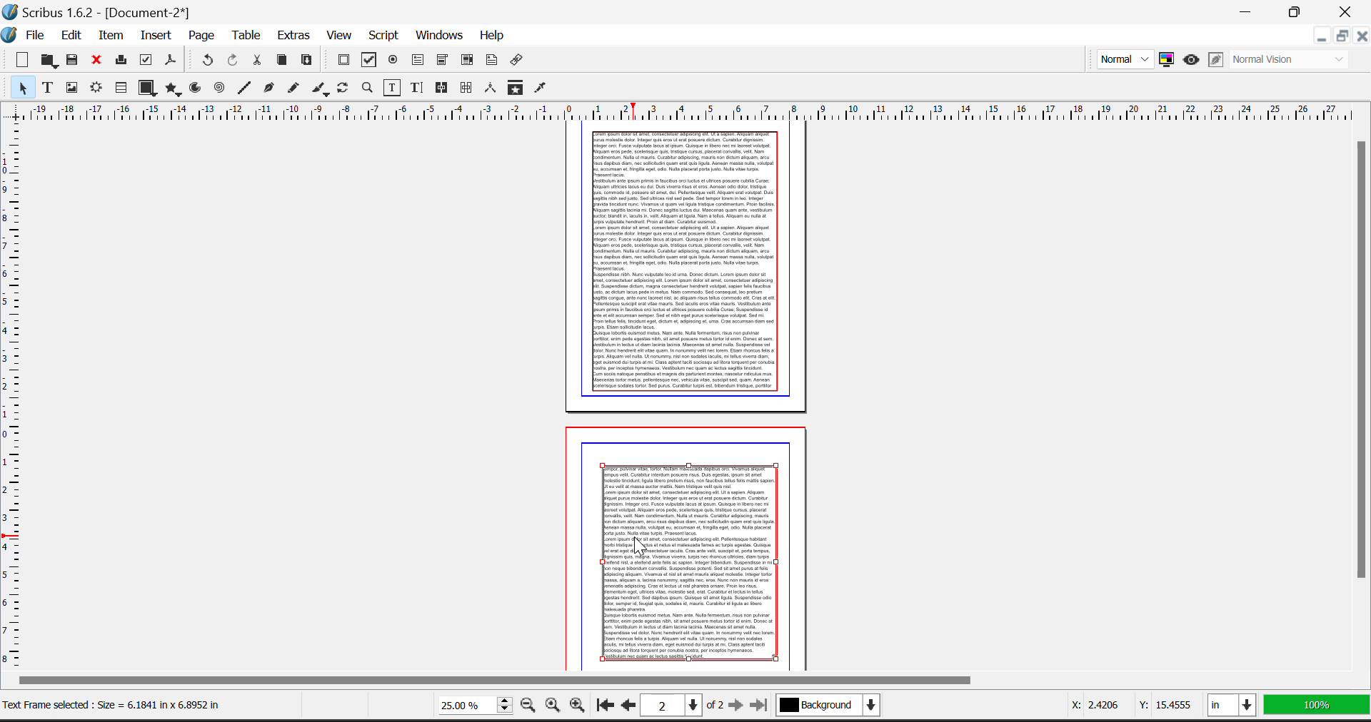 This screenshot has height=722, width=1371. What do you see at coordinates (201, 36) in the screenshot?
I see `Page` at bounding box center [201, 36].